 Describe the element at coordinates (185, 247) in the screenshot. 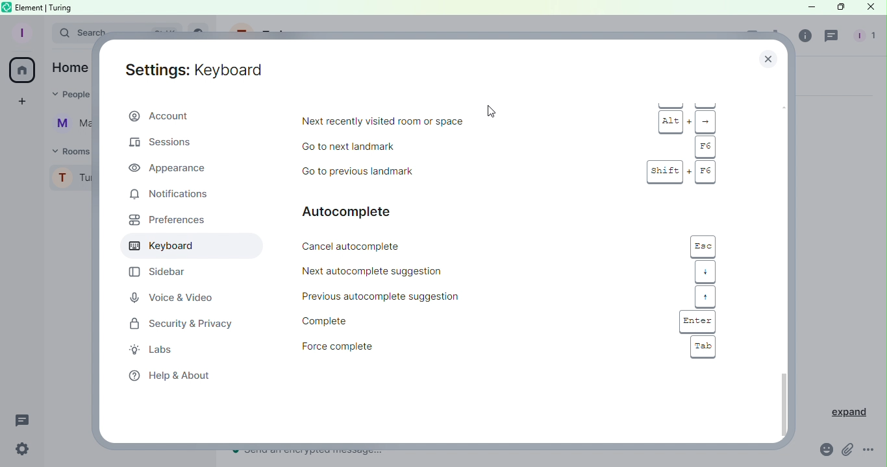

I see `Keyboard` at that location.